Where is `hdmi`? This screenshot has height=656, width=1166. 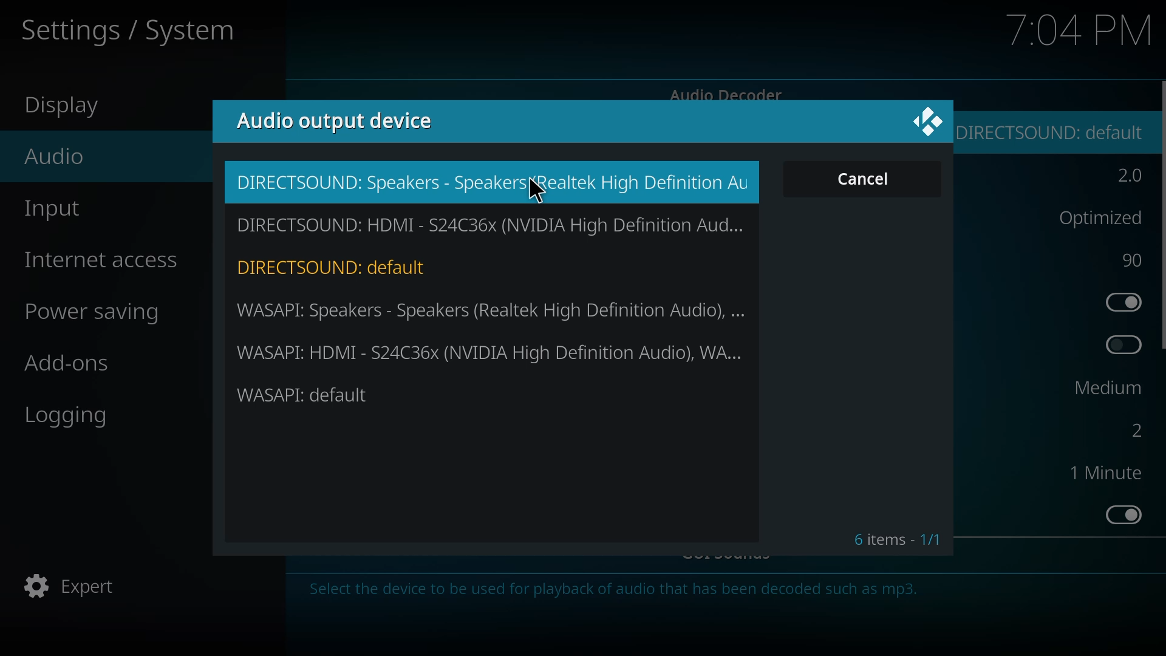
hdmi is located at coordinates (489, 224).